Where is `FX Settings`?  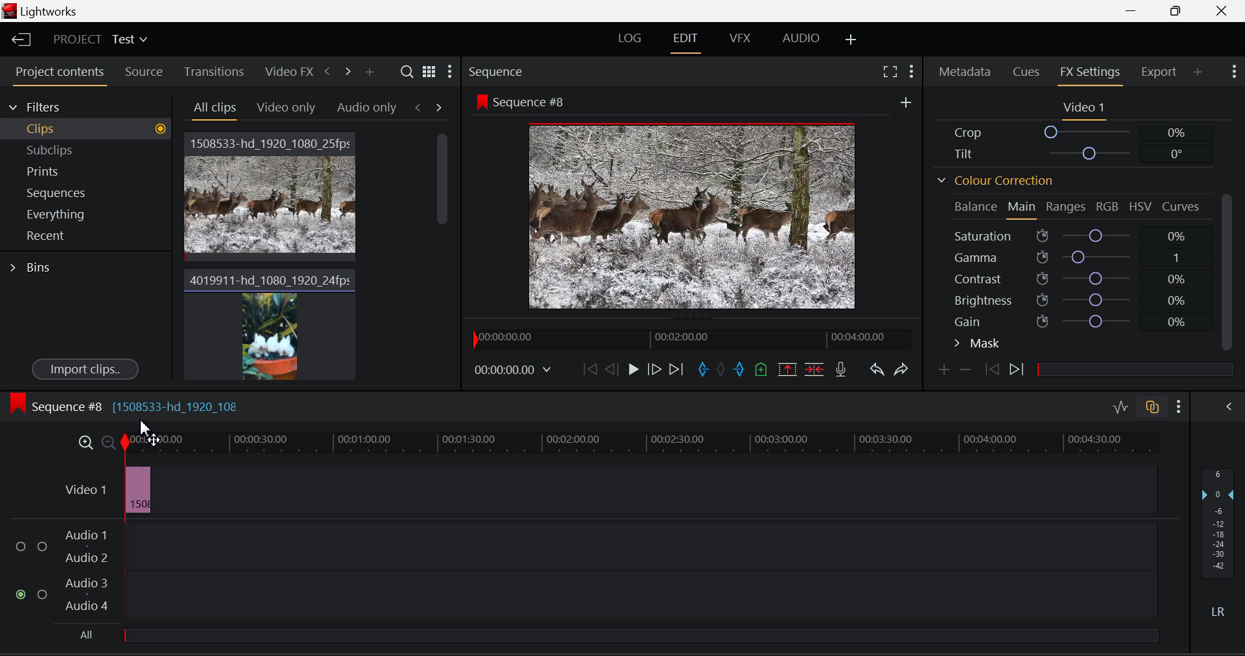
FX Settings is located at coordinates (1087, 73).